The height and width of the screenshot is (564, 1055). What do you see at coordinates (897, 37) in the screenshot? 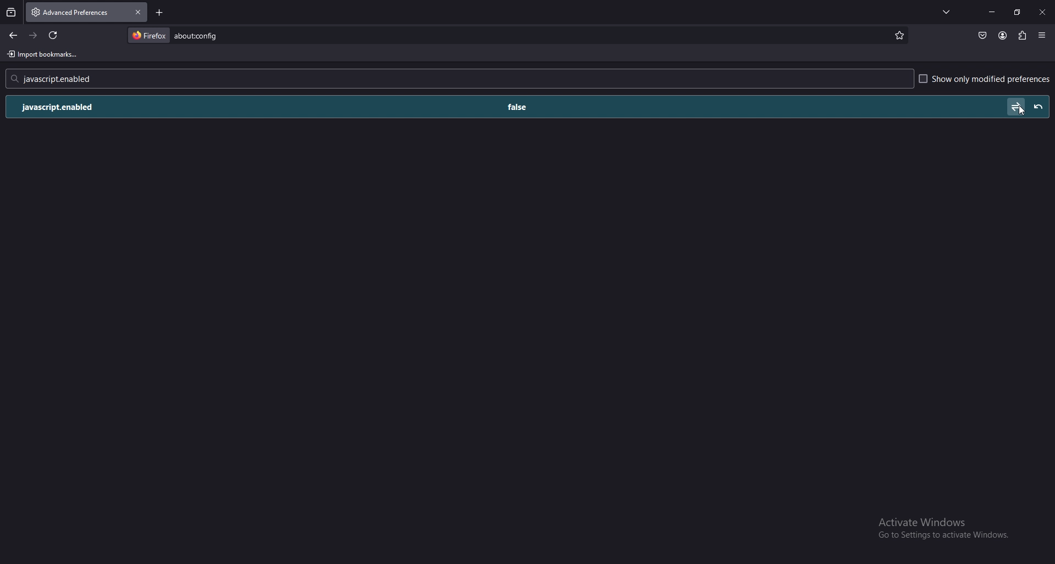
I see `mark as favorite` at bounding box center [897, 37].